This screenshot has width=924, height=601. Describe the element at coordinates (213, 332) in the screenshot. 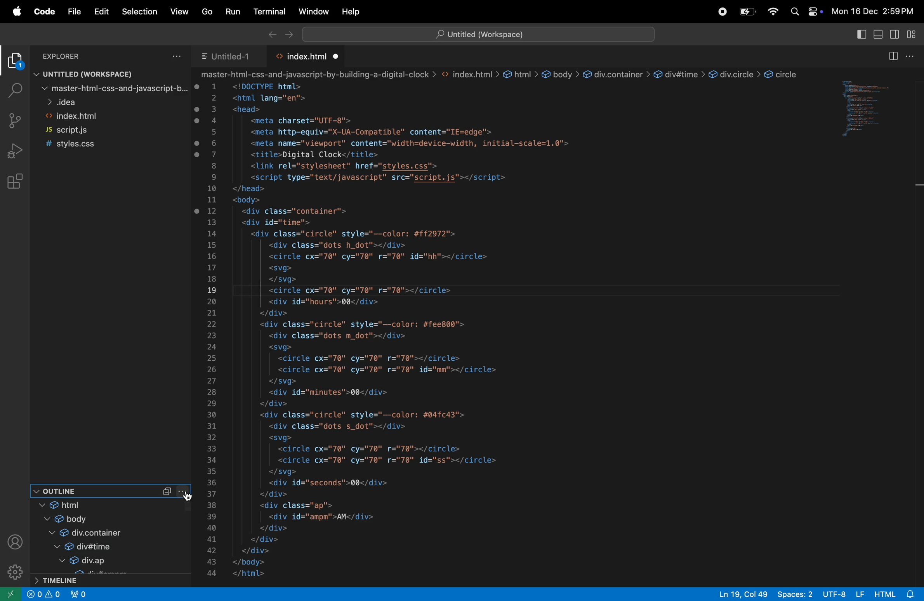

I see `line numbers` at that location.